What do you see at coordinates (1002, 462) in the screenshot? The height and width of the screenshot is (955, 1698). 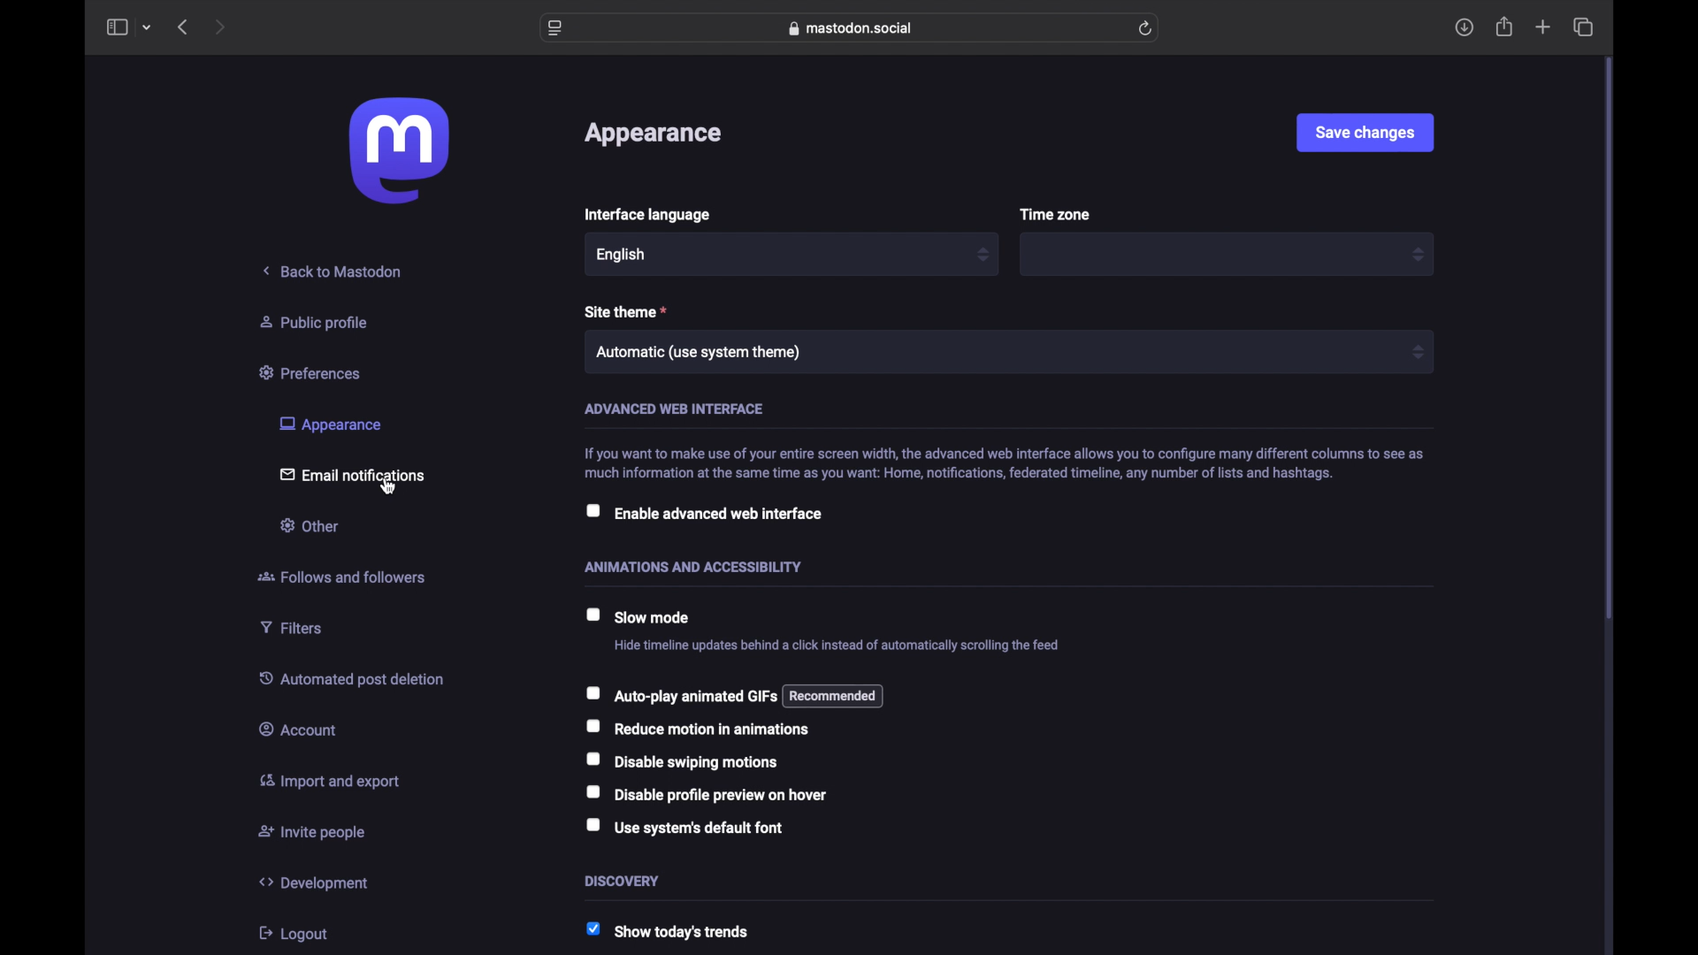 I see `info` at bounding box center [1002, 462].